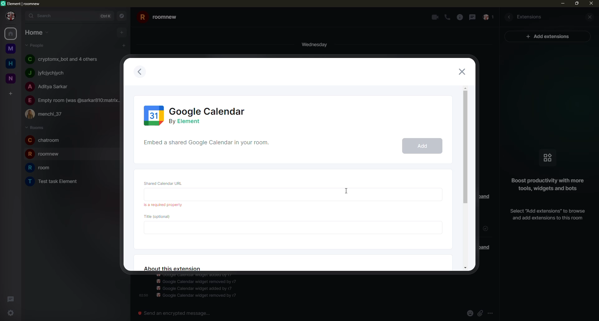  What do you see at coordinates (165, 183) in the screenshot?
I see `url` at bounding box center [165, 183].